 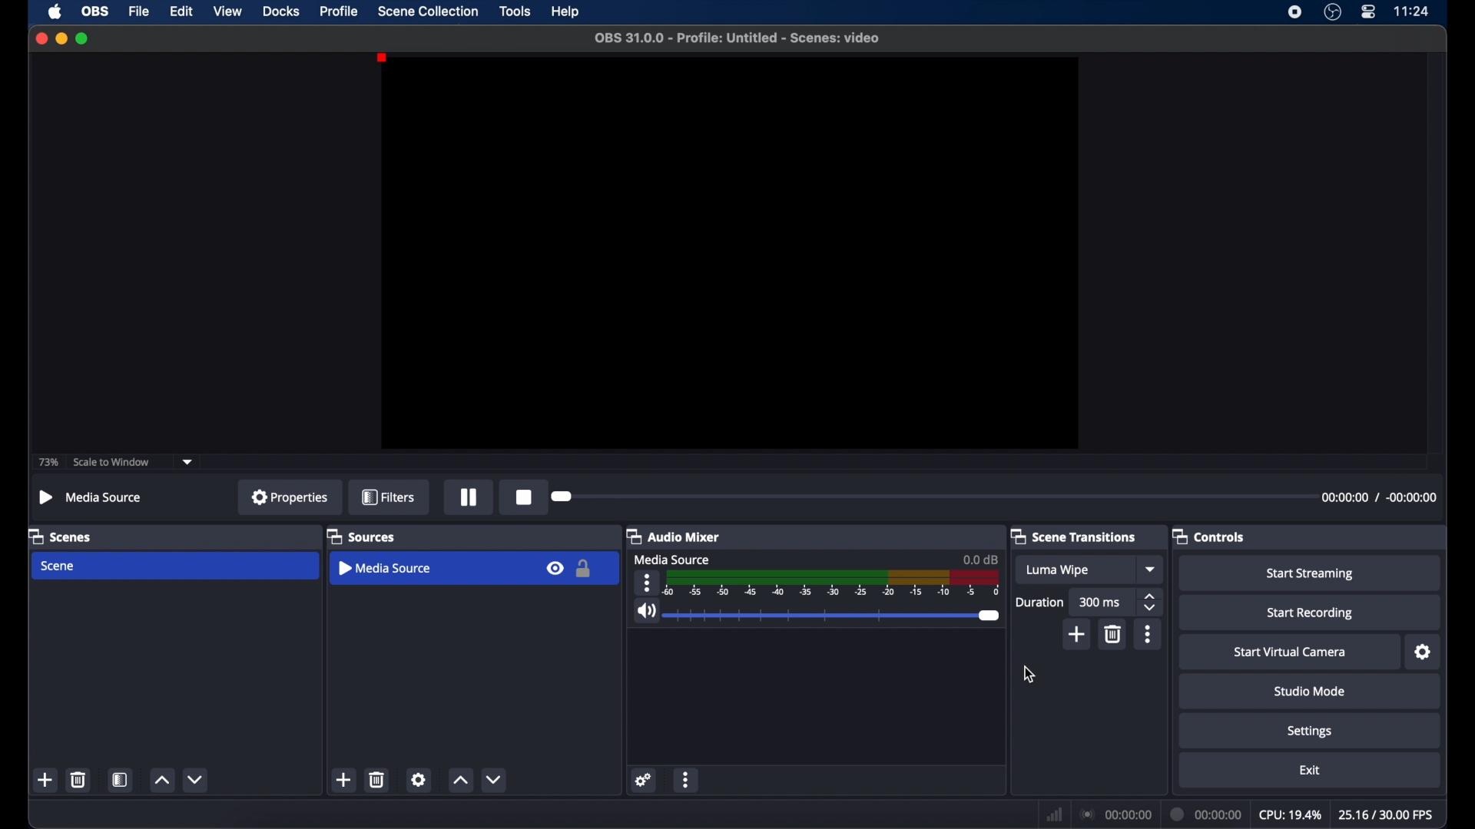 I want to click on more options, so click(x=688, y=780).